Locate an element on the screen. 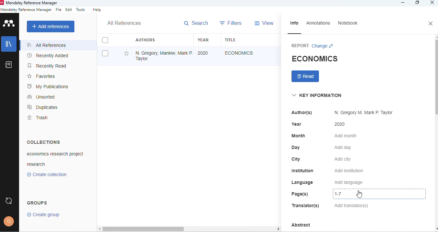 The height and width of the screenshot is (232, 438). title is located at coordinates (231, 40).